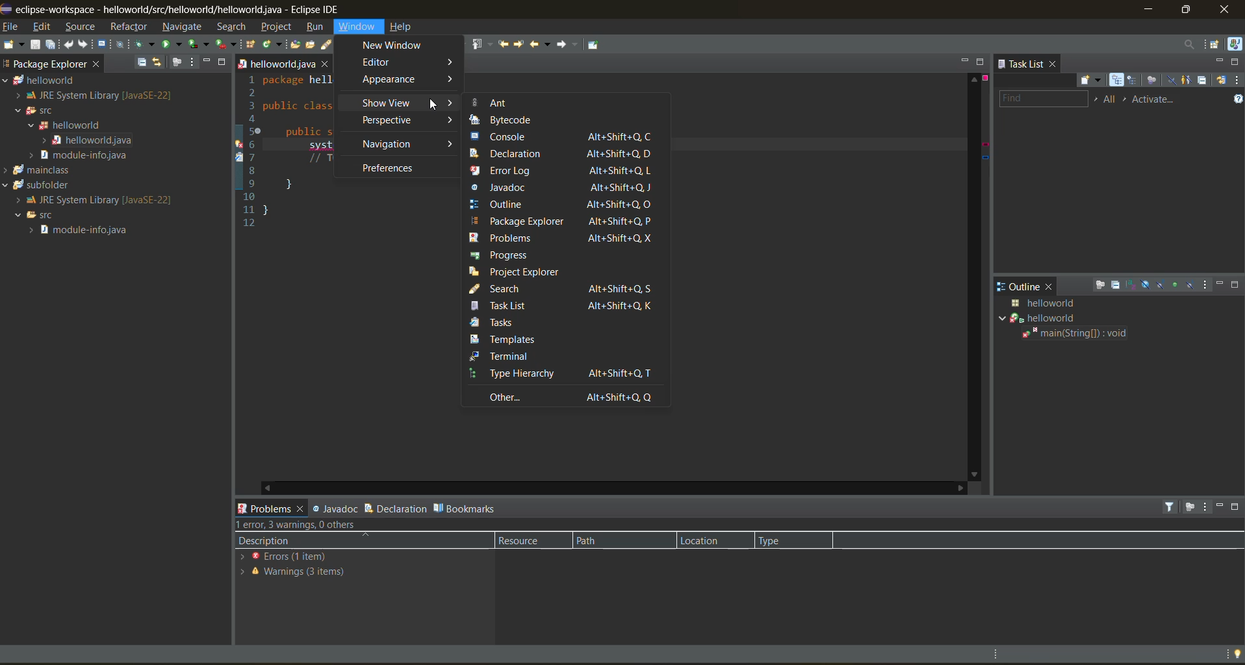 Image resolution: width=1245 pixels, height=665 pixels. Describe the element at coordinates (402, 167) in the screenshot. I see `preferences` at that location.